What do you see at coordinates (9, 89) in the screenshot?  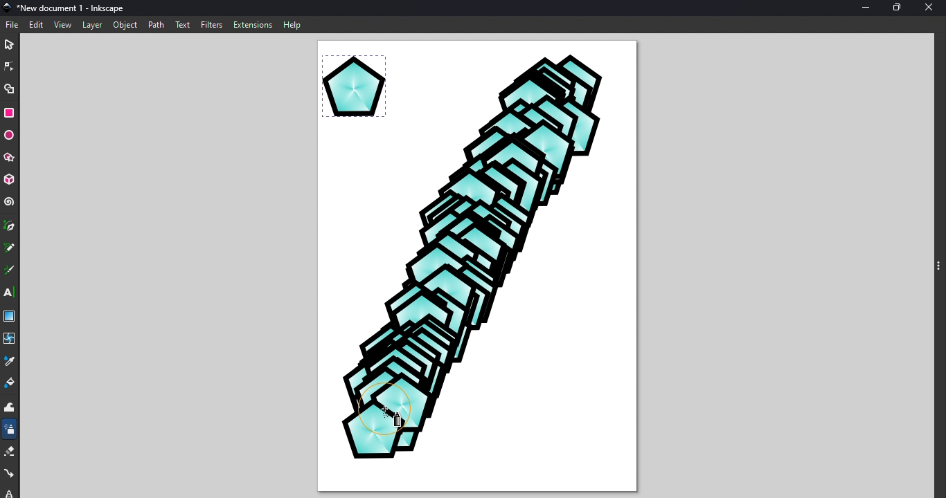 I see `Shape builder tool` at bounding box center [9, 89].